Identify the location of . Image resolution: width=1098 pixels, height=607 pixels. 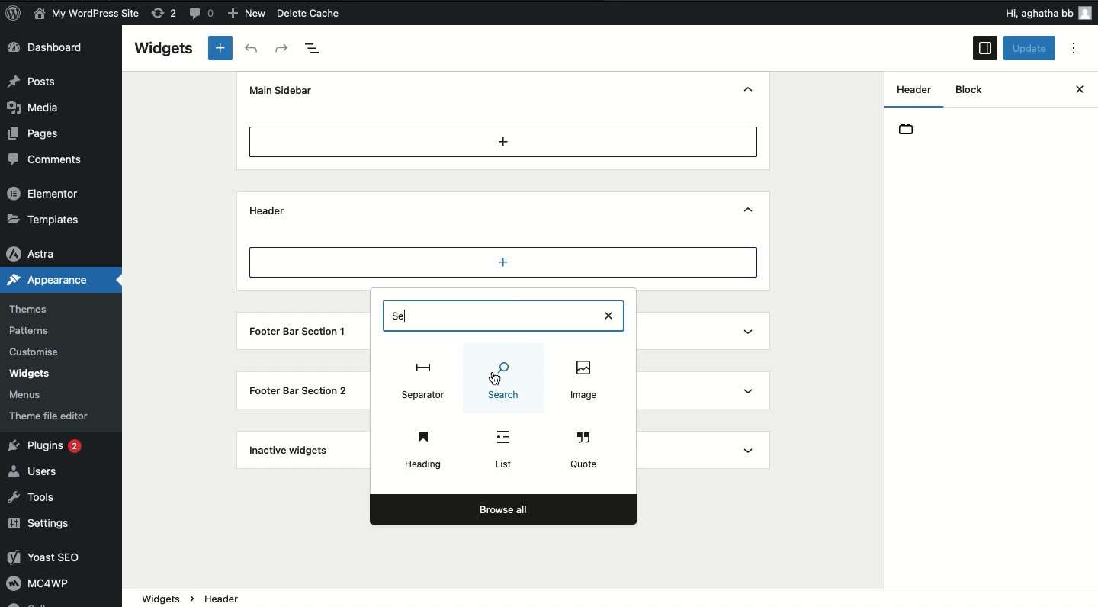
(204, 15).